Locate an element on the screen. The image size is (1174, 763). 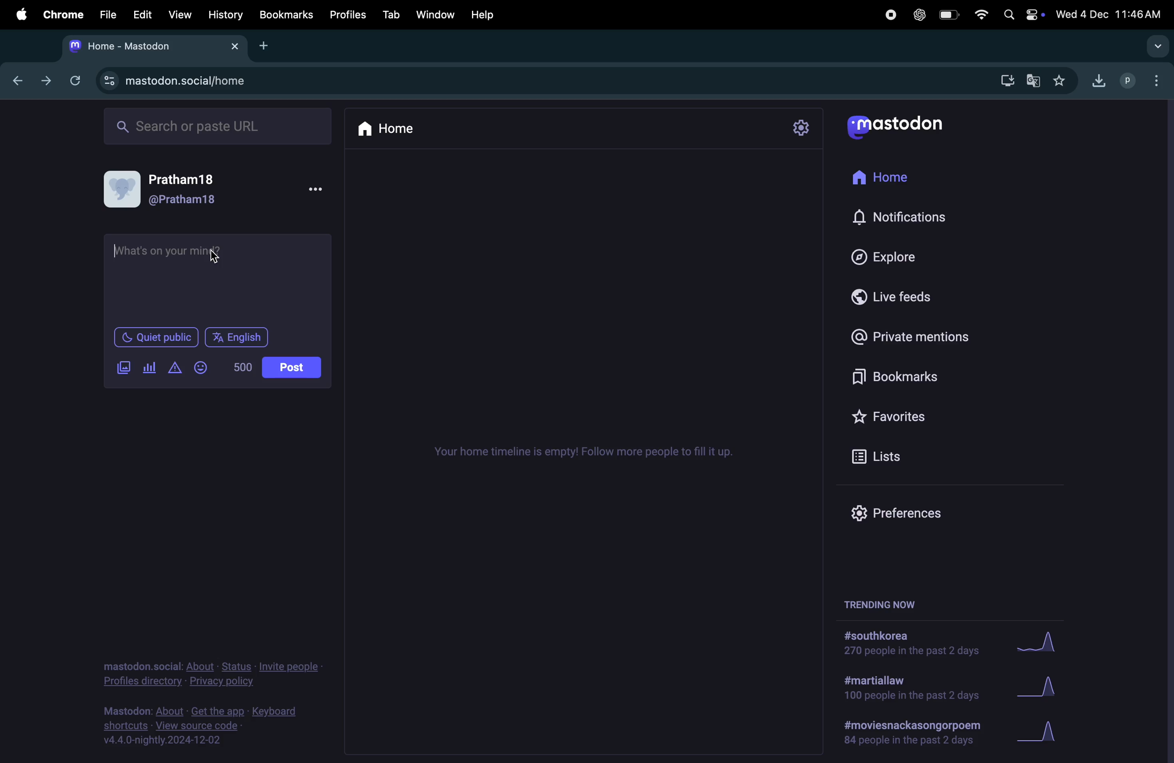
English is located at coordinates (239, 337).